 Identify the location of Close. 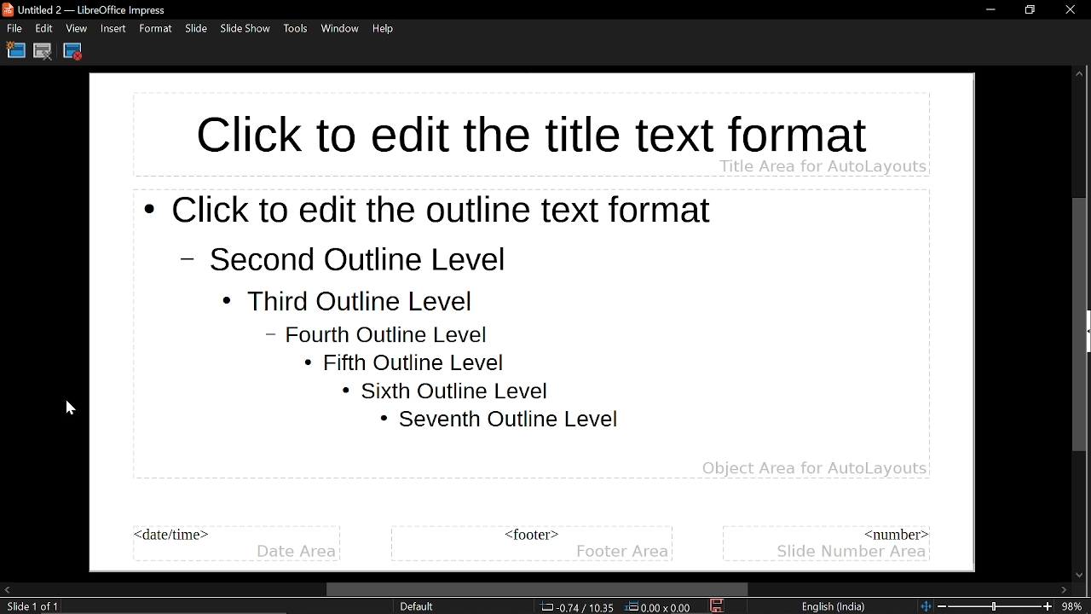
(1069, 9).